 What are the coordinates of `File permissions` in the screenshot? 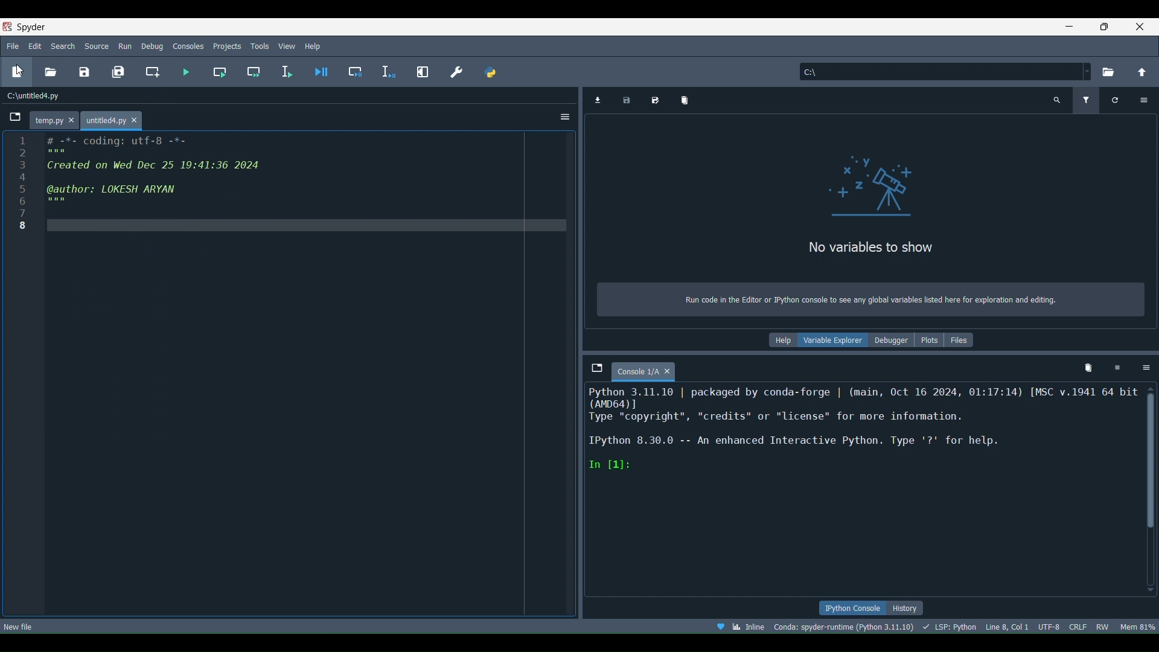 It's located at (1102, 626).